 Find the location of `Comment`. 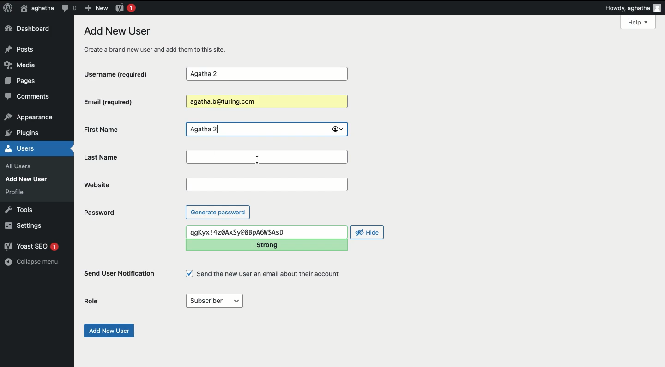

Comment is located at coordinates (69, 8).